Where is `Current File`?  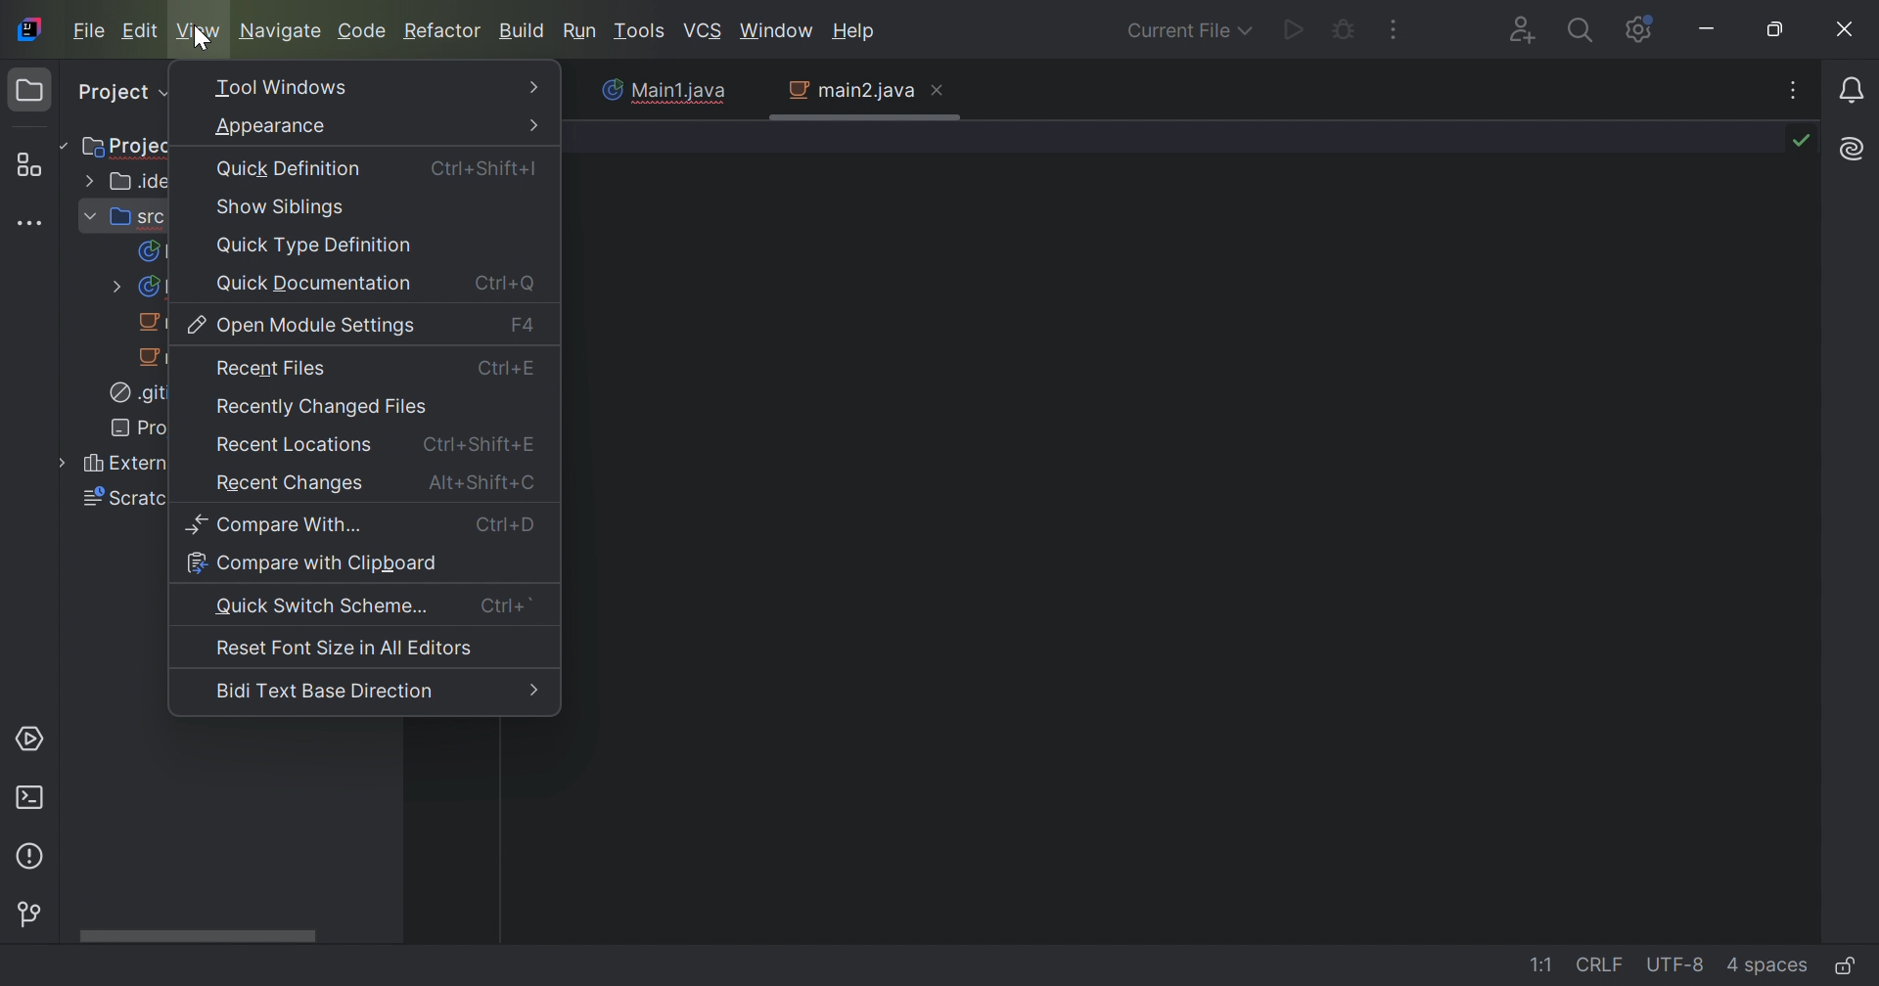
Current File is located at coordinates (1189, 32).